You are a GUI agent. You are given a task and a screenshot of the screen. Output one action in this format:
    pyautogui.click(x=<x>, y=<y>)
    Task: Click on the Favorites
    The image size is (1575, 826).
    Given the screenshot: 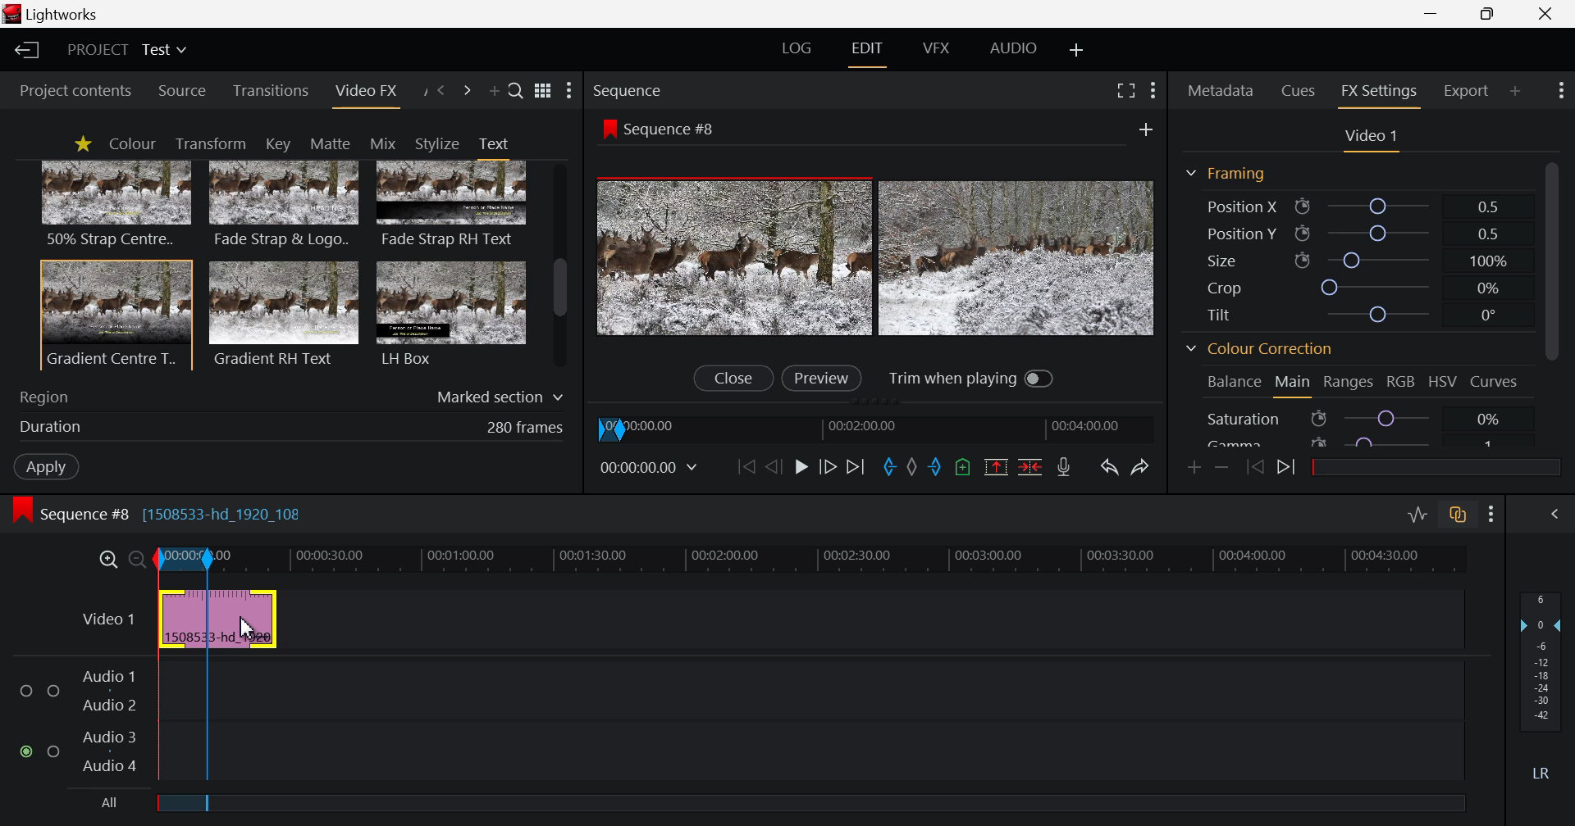 What is the action you would take?
    pyautogui.click(x=82, y=143)
    